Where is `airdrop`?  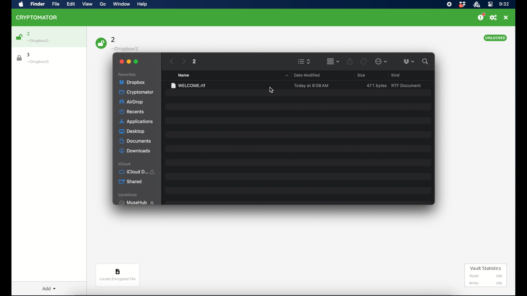
airdrop is located at coordinates (130, 102).